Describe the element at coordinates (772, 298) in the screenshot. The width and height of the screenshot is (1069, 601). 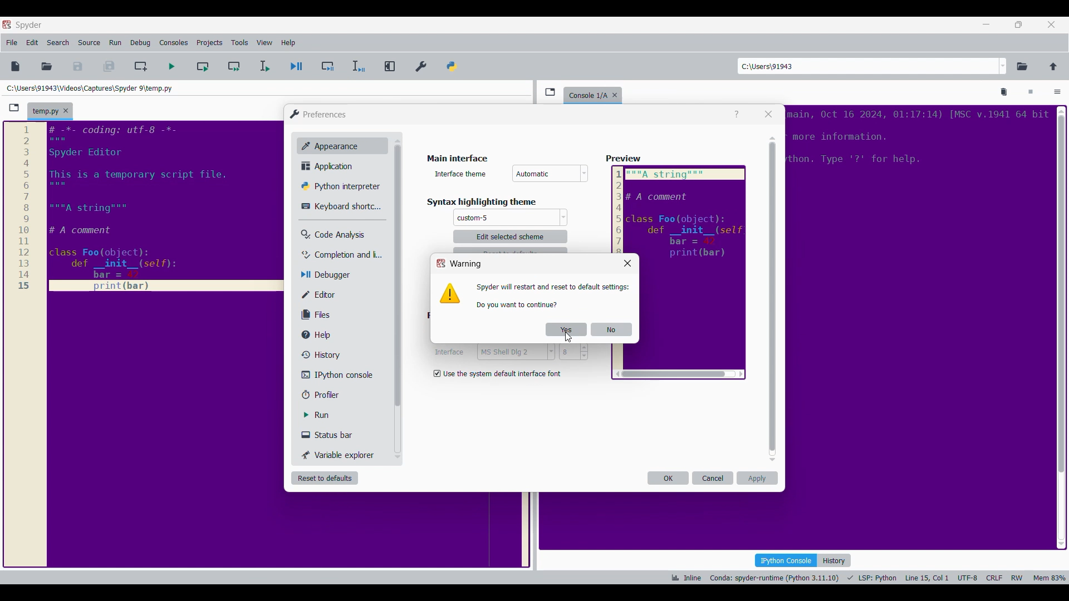
I see `Vertical slide bar` at that location.